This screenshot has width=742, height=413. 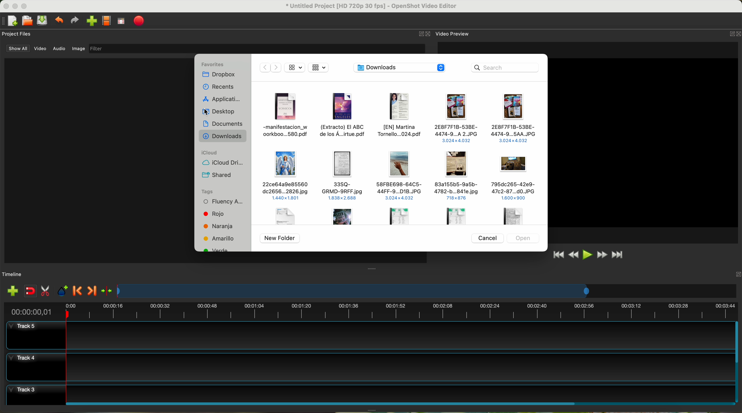 What do you see at coordinates (28, 20) in the screenshot?
I see `open project` at bounding box center [28, 20].